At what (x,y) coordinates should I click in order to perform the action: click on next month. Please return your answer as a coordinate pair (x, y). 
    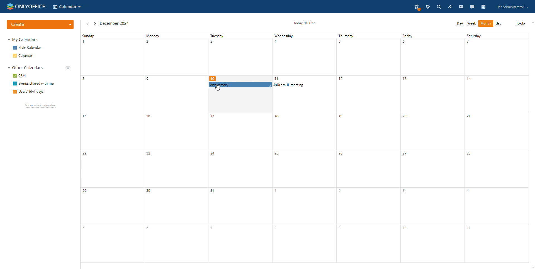
    Looking at the image, I should click on (94, 24).